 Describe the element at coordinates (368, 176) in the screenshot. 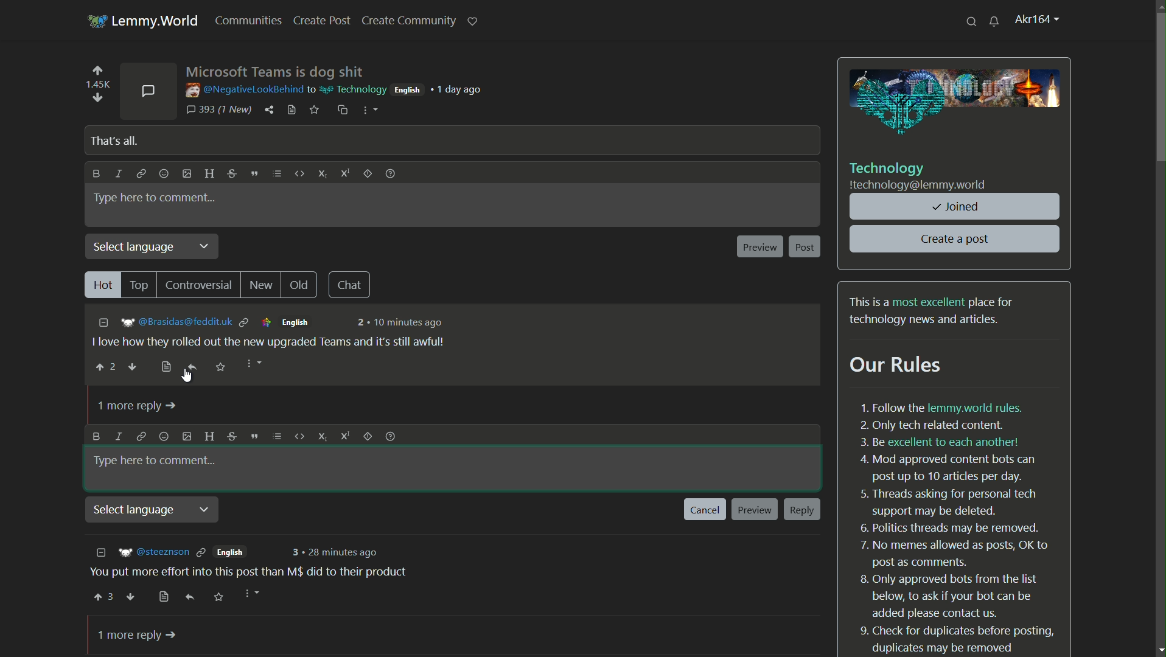

I see `spoiler` at that location.